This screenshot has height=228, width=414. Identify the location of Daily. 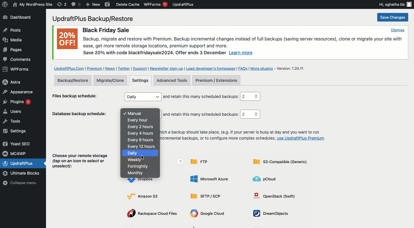
(142, 96).